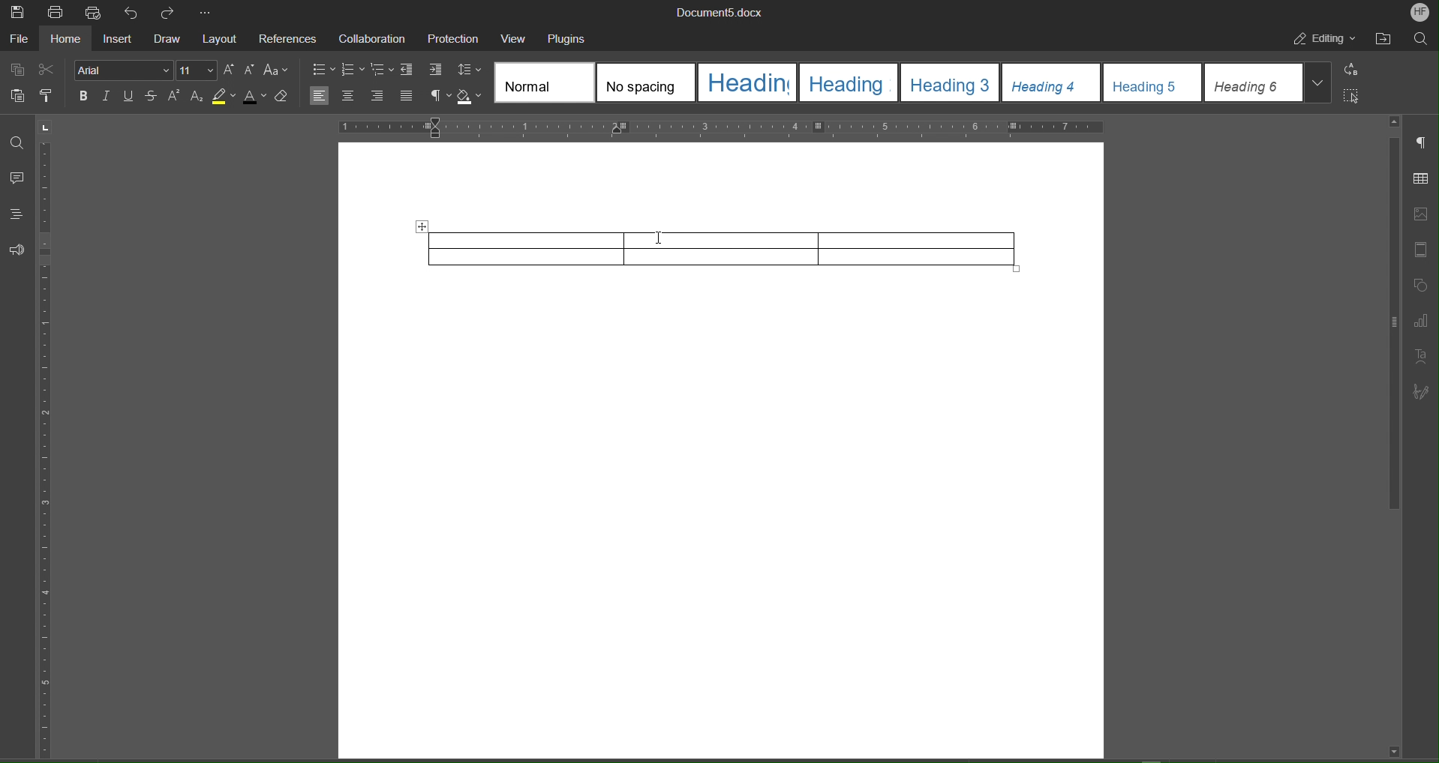 The height and width of the screenshot is (763, 1439). I want to click on Text Color, so click(255, 96).